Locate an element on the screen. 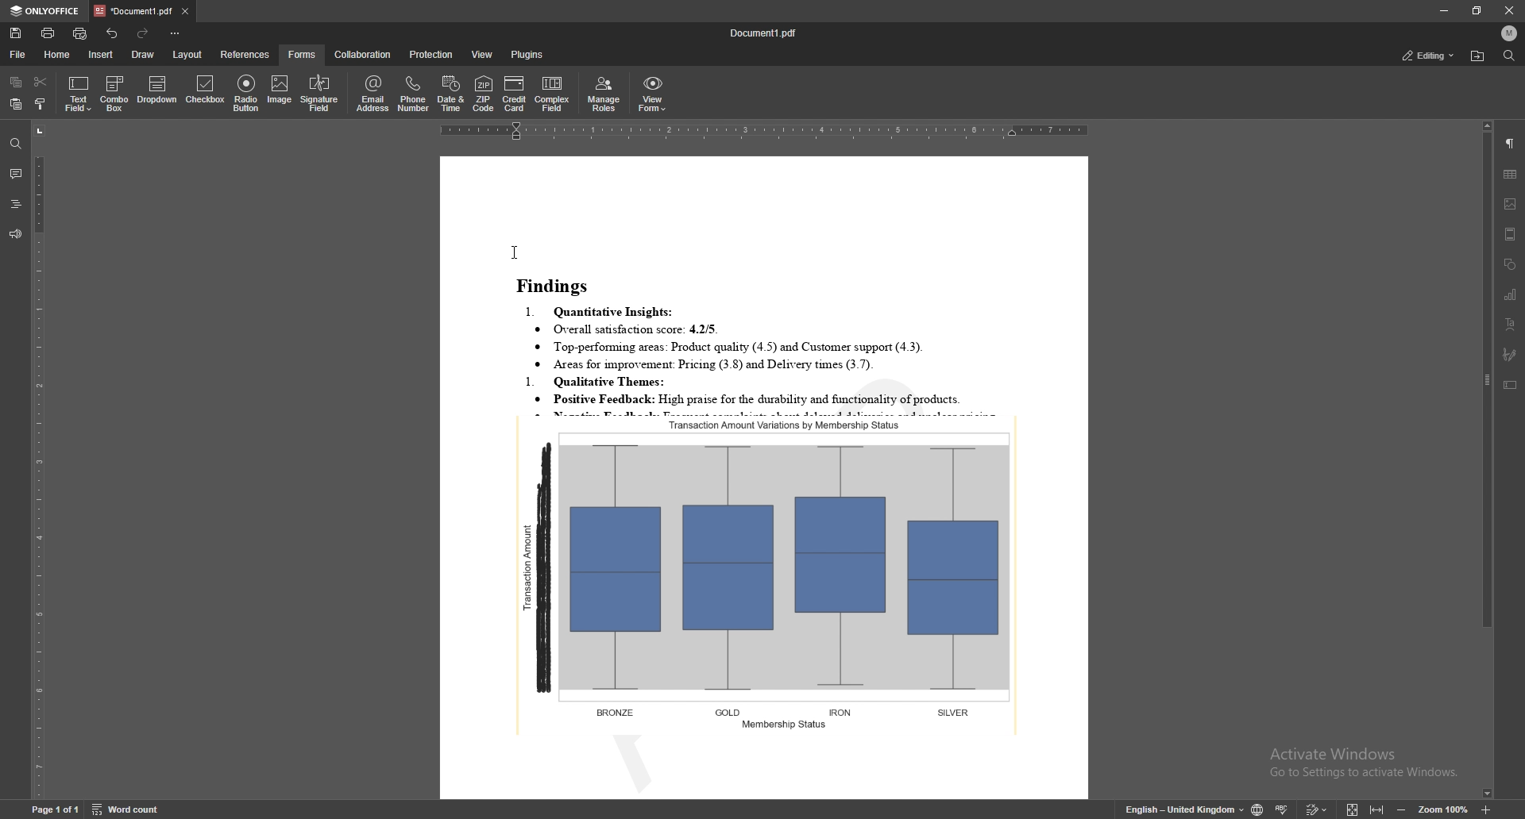 Image resolution: width=1525 pixels, height=819 pixels. heading is located at coordinates (16, 205).